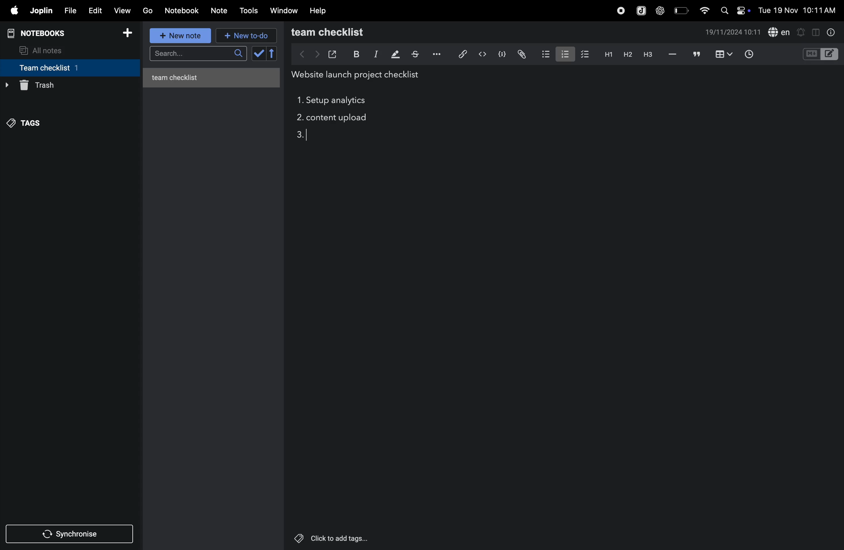  What do you see at coordinates (299, 100) in the screenshot?
I see `task 1` at bounding box center [299, 100].